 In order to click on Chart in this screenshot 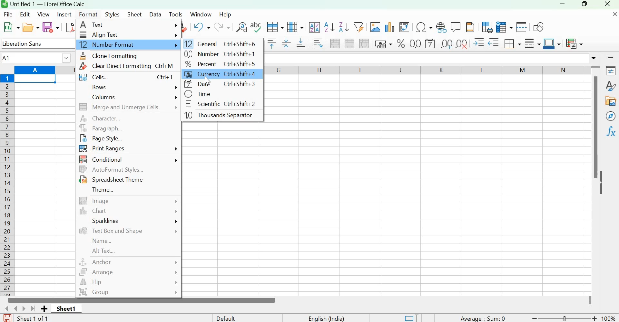, I will do `click(129, 211)`.